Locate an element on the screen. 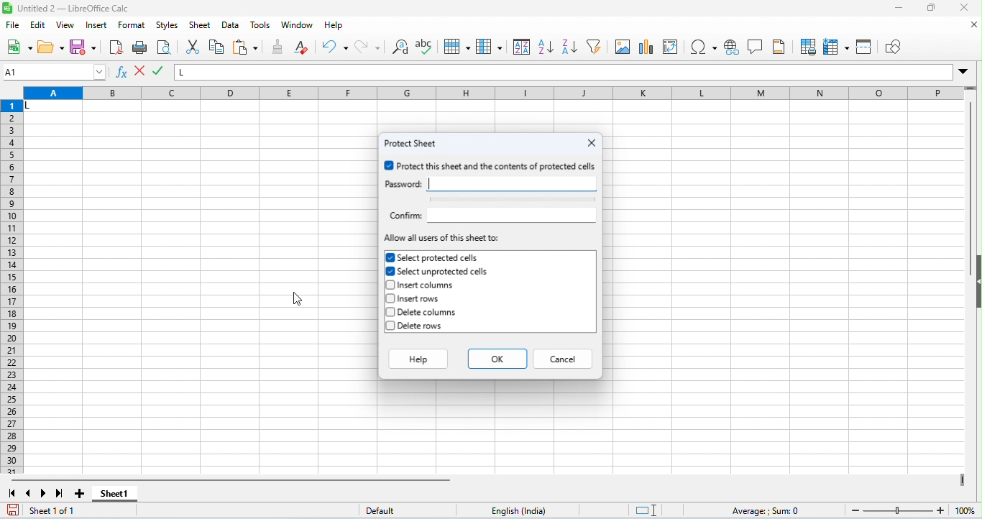 The height and width of the screenshot is (519, 982). typing cursor is located at coordinates (430, 183).